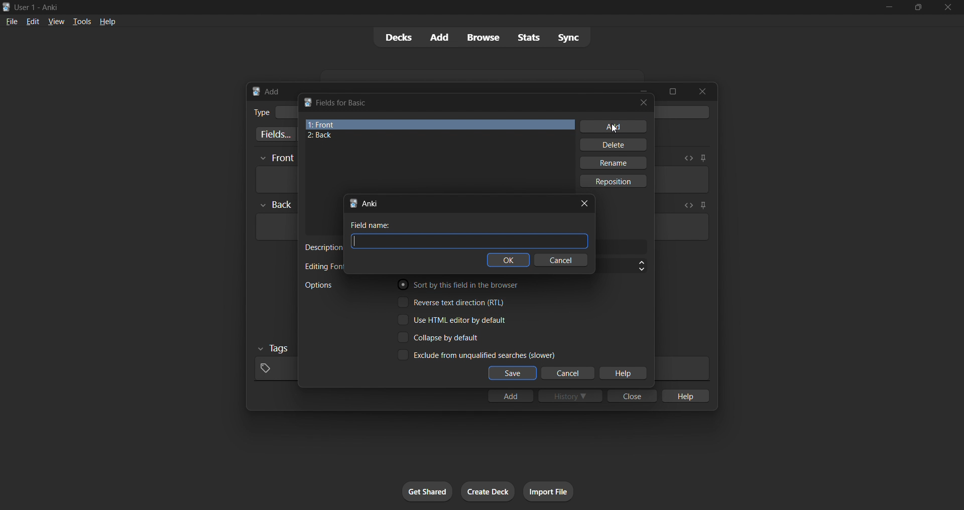 The image size is (964, 510). I want to click on cancel, so click(569, 373).